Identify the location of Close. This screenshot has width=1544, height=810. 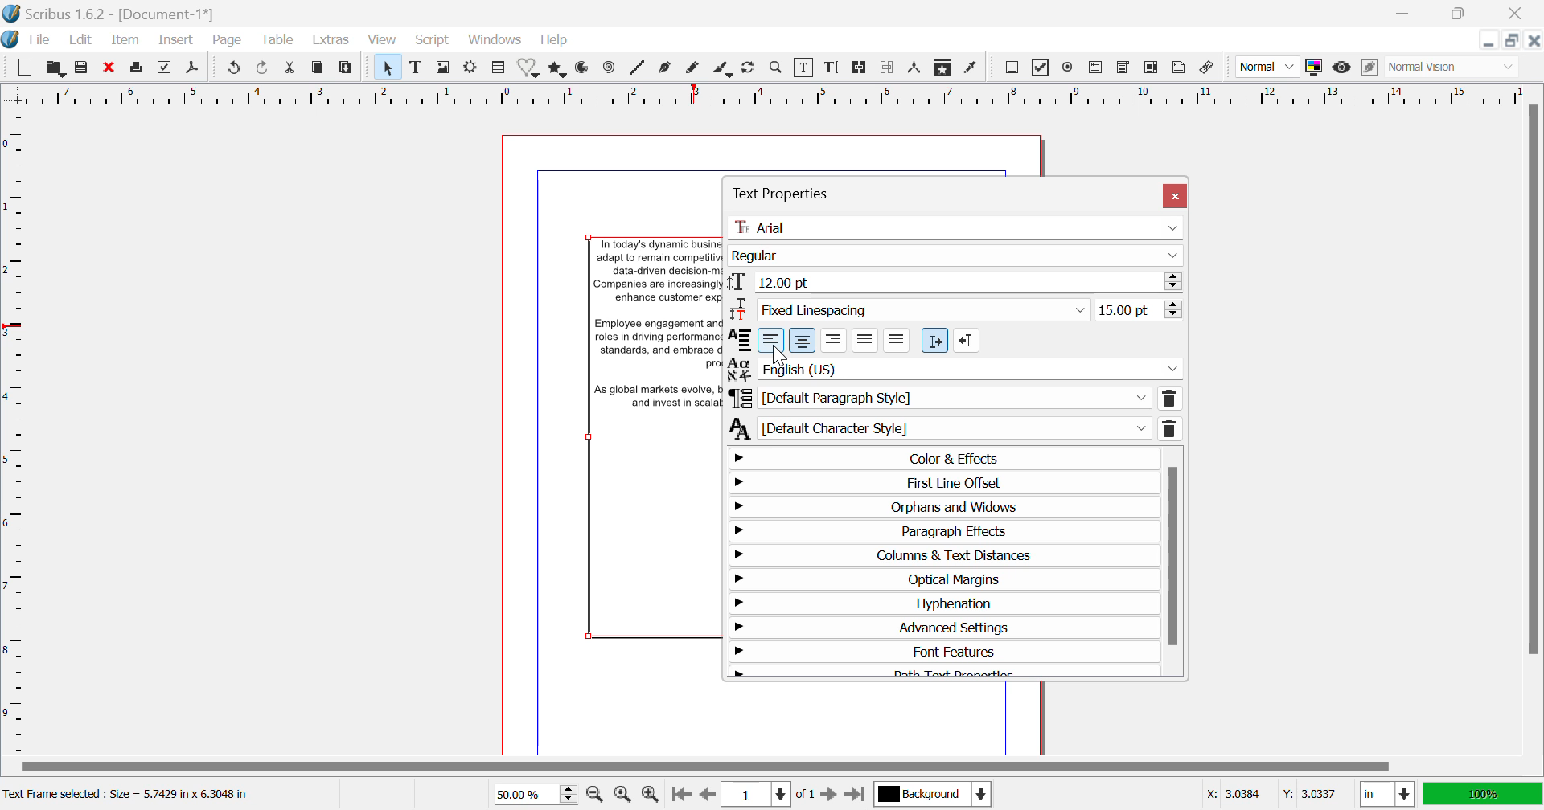
(1172, 197).